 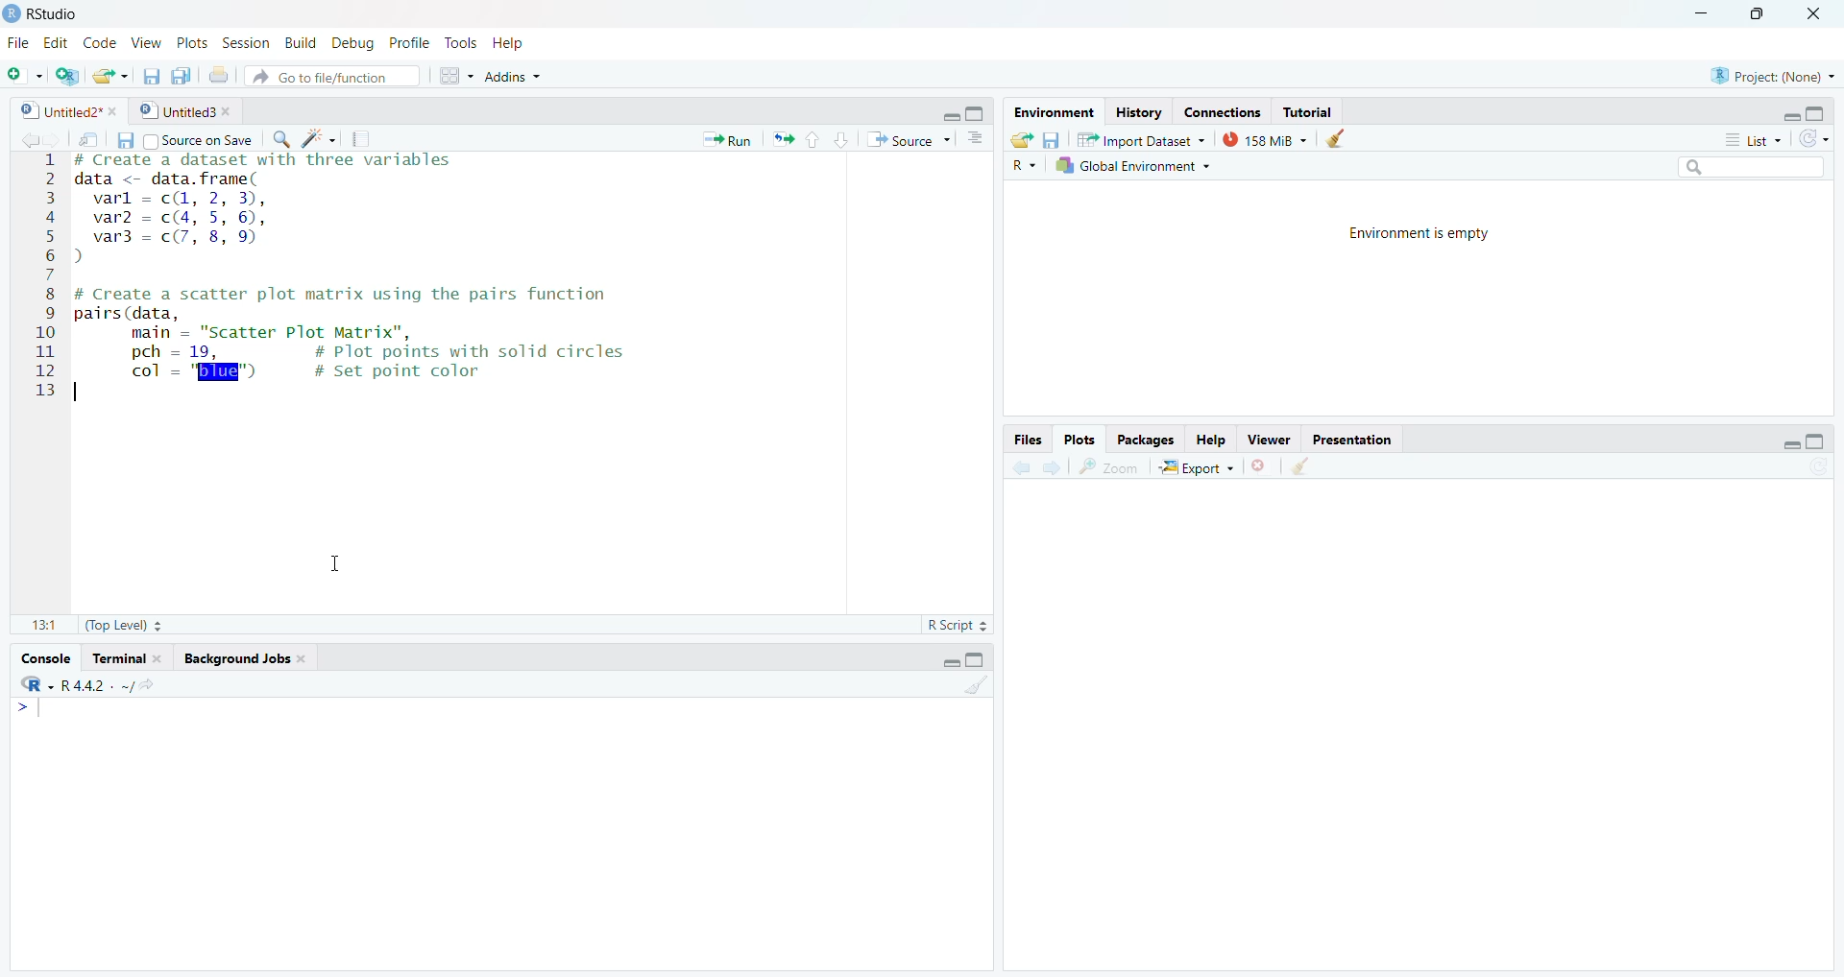 What do you see at coordinates (1311, 469) in the screenshot?
I see `Clear all viewer items` at bounding box center [1311, 469].